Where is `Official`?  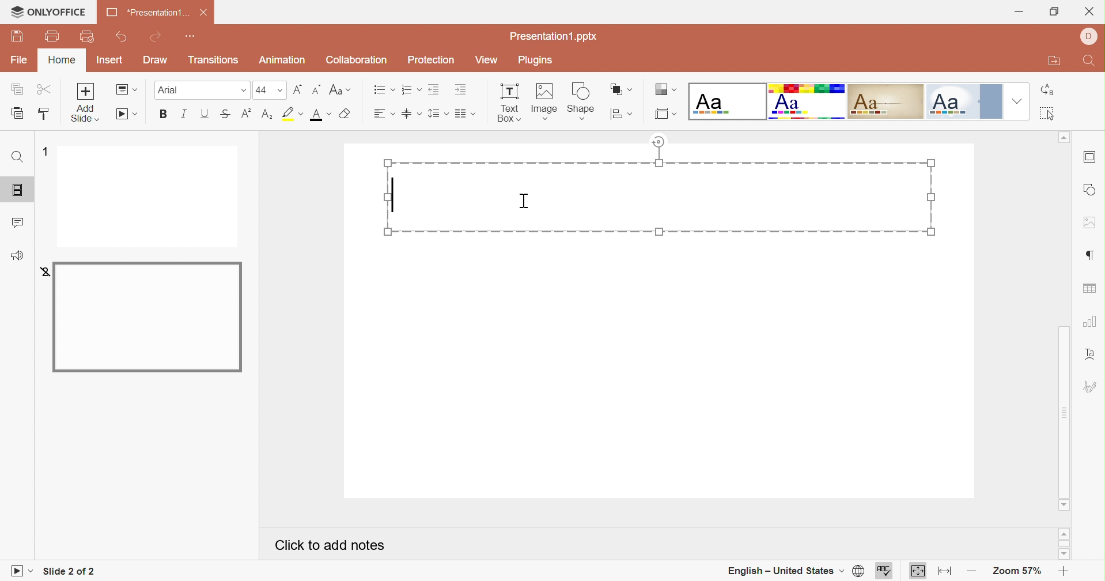 Official is located at coordinates (966, 102).